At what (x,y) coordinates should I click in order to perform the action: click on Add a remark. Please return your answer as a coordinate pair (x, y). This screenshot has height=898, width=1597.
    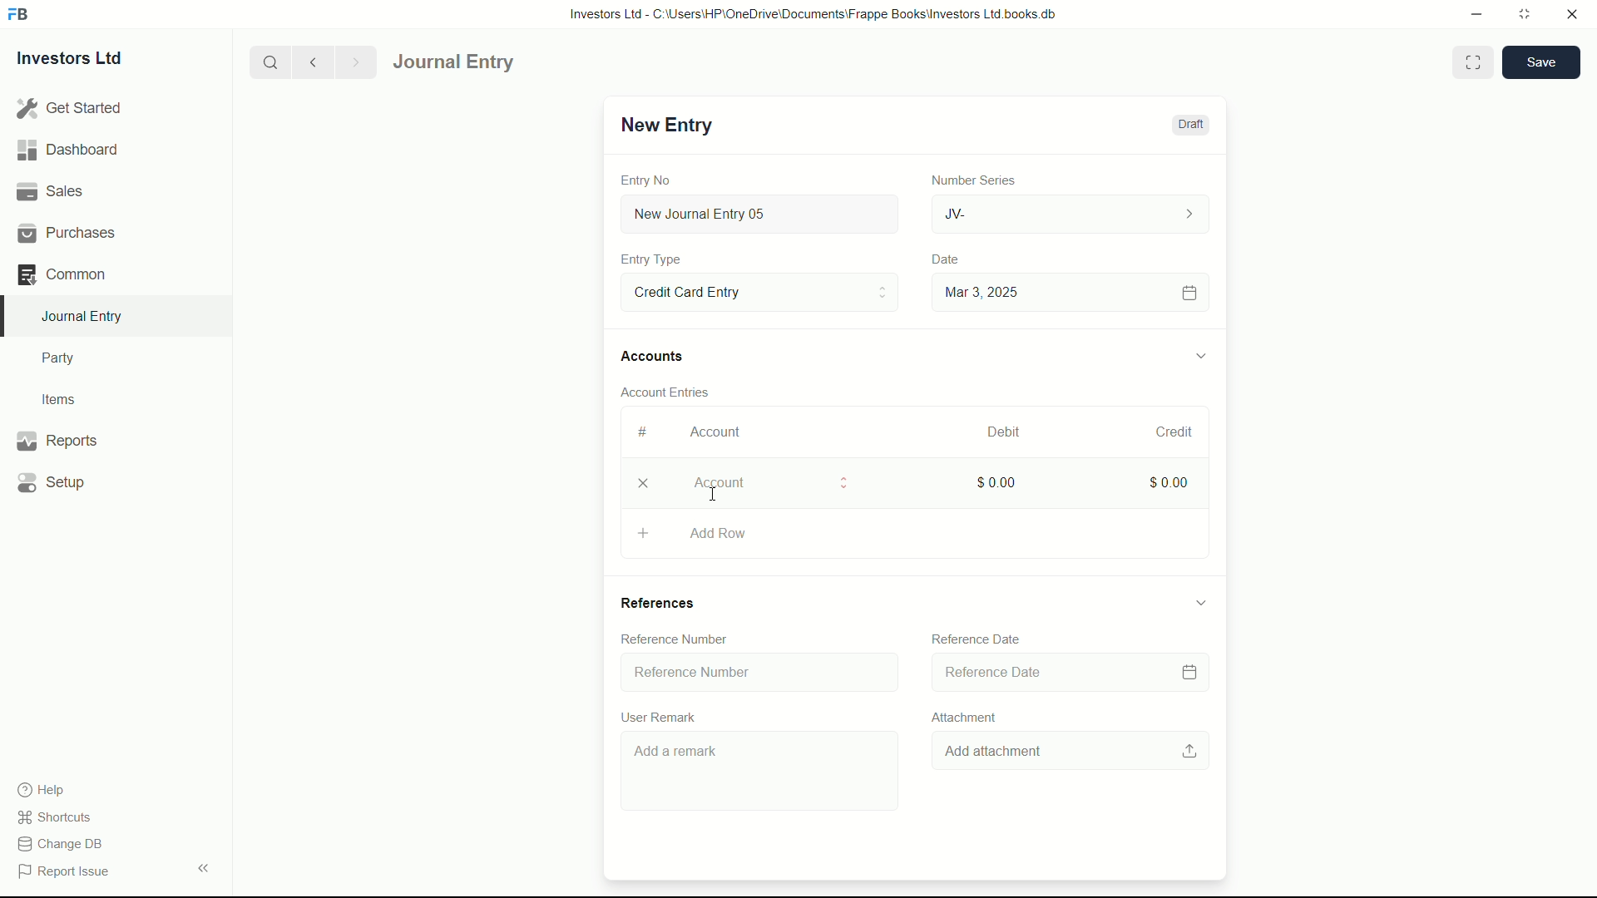
    Looking at the image, I should click on (762, 773).